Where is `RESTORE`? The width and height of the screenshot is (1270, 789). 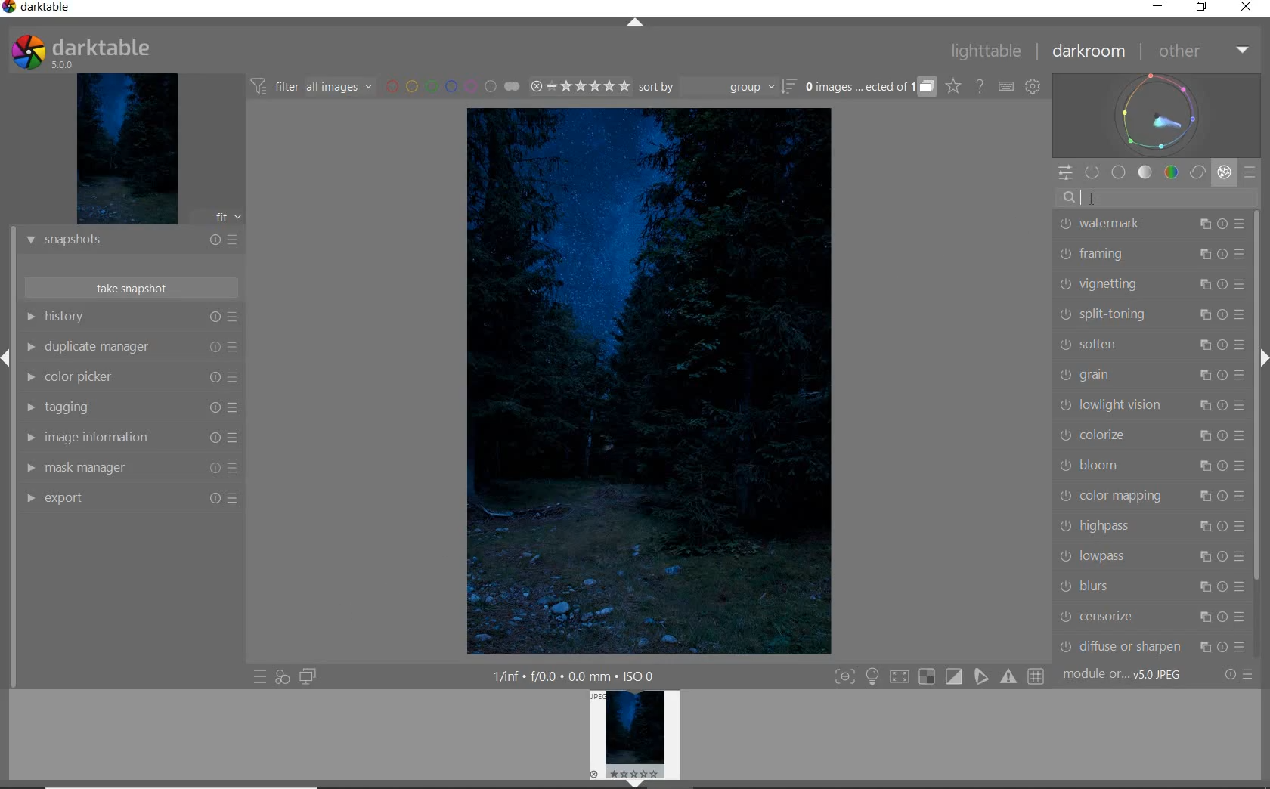
RESTORE is located at coordinates (1202, 8).